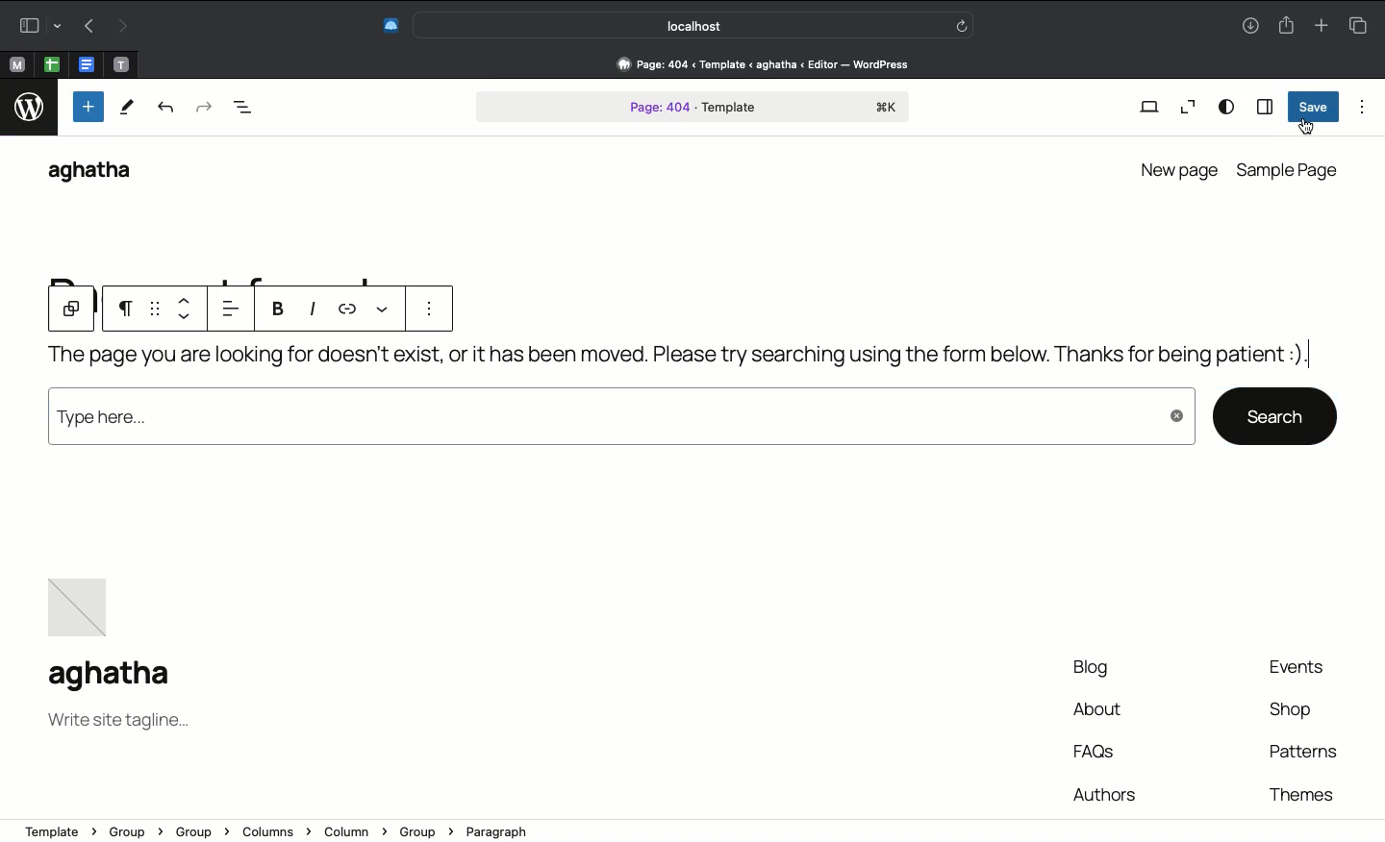  What do you see at coordinates (1301, 752) in the screenshot?
I see `Patterns` at bounding box center [1301, 752].